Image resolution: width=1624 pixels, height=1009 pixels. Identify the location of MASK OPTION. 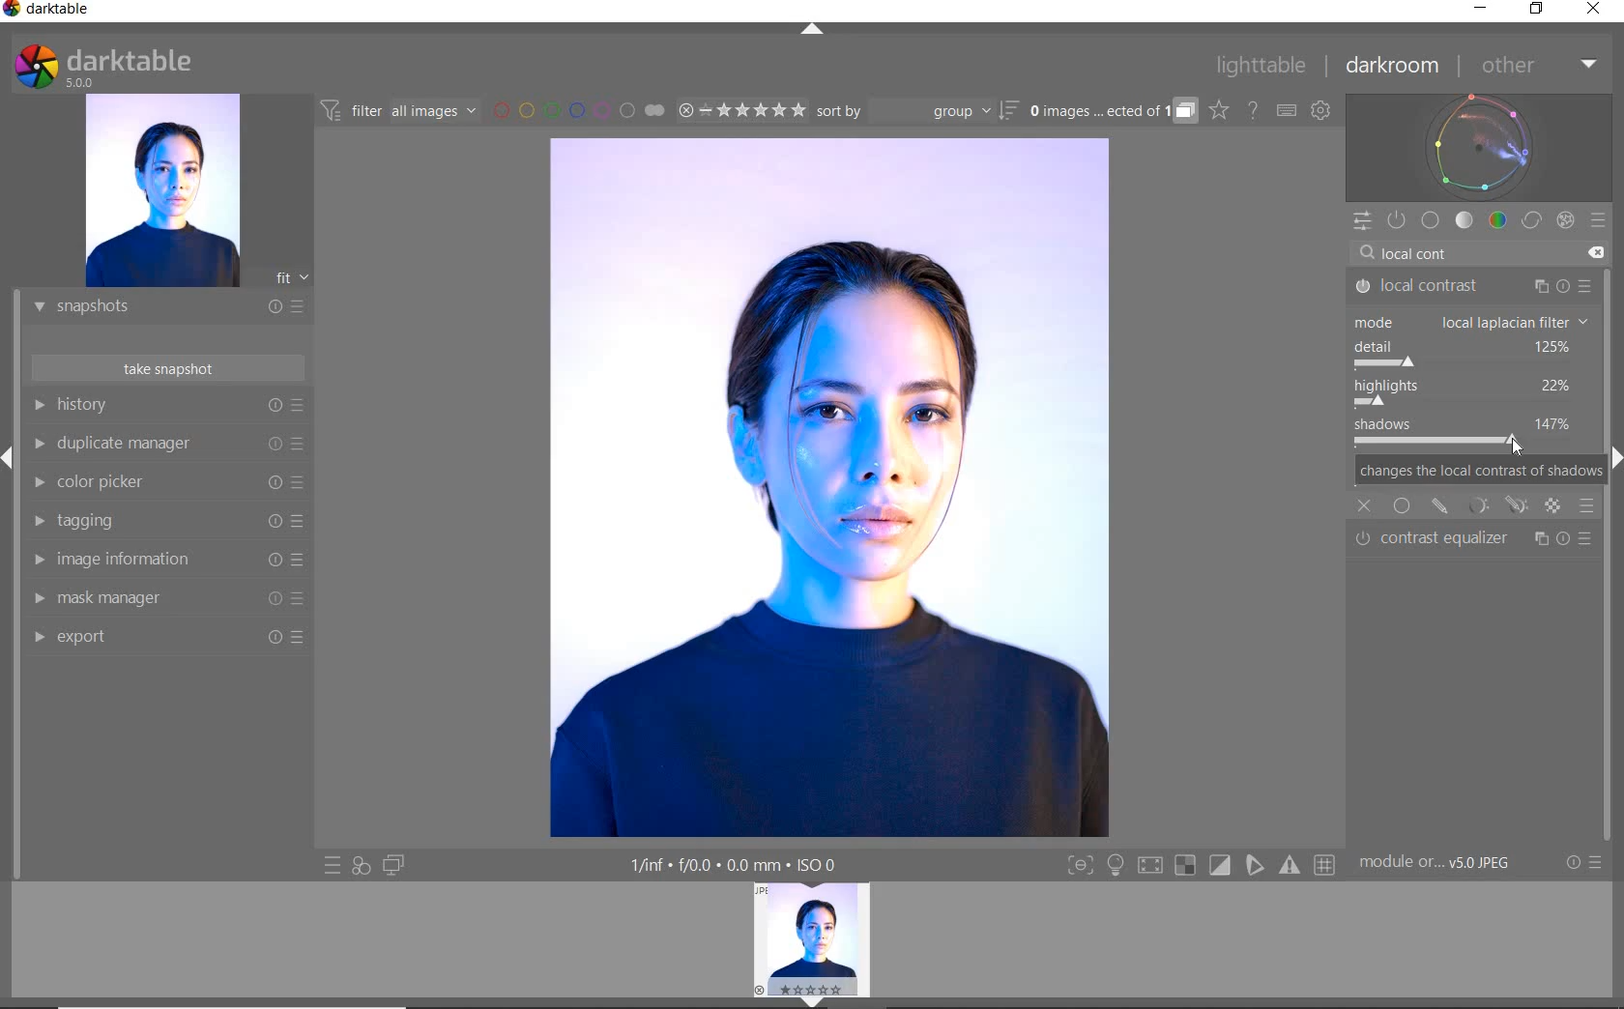
(1440, 505).